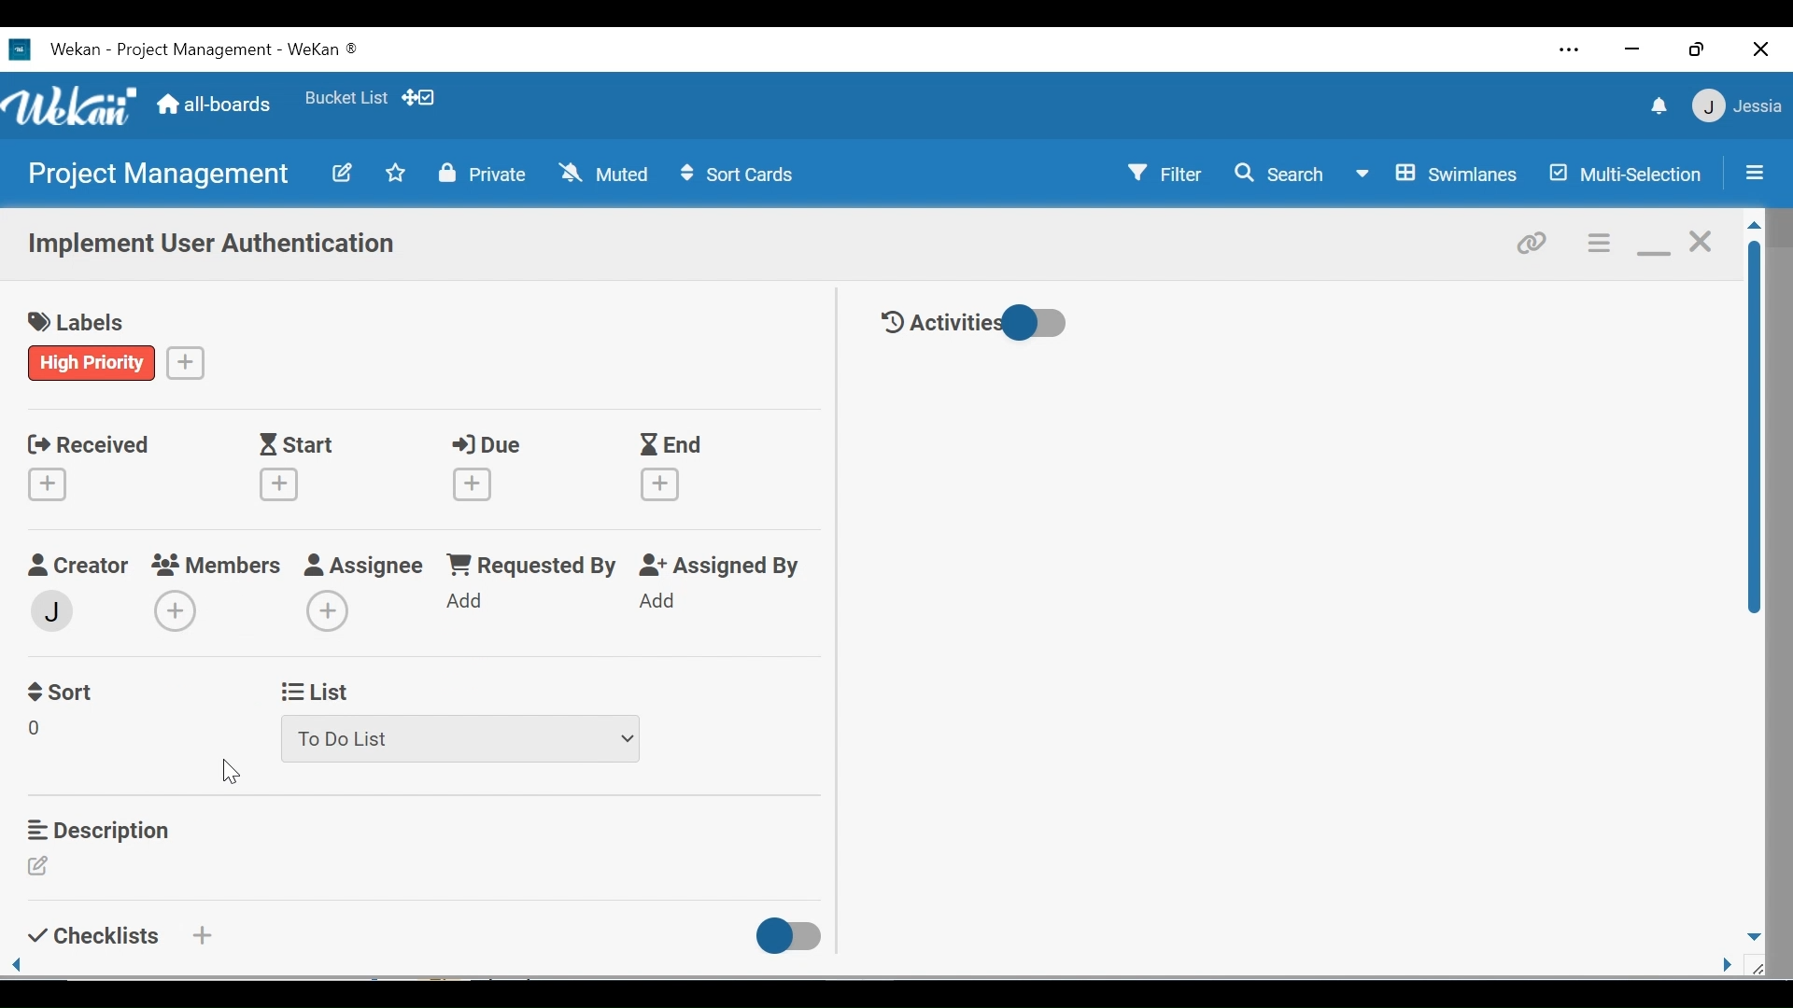 Image resolution: width=1793 pixels, height=1008 pixels. I want to click on toggle, so click(791, 937).